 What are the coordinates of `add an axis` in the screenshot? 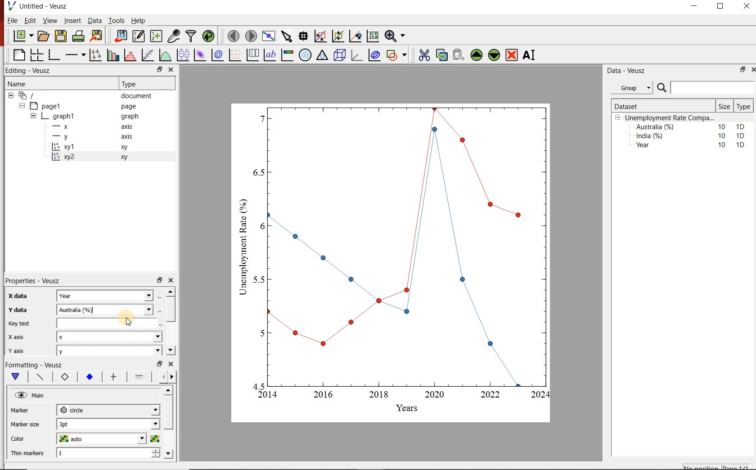 It's located at (75, 55).